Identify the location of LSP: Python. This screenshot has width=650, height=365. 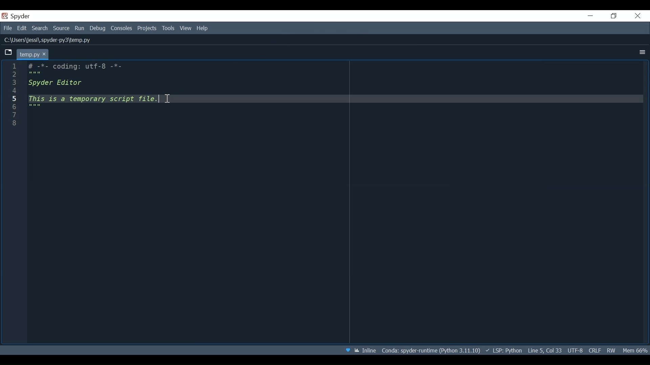
(504, 350).